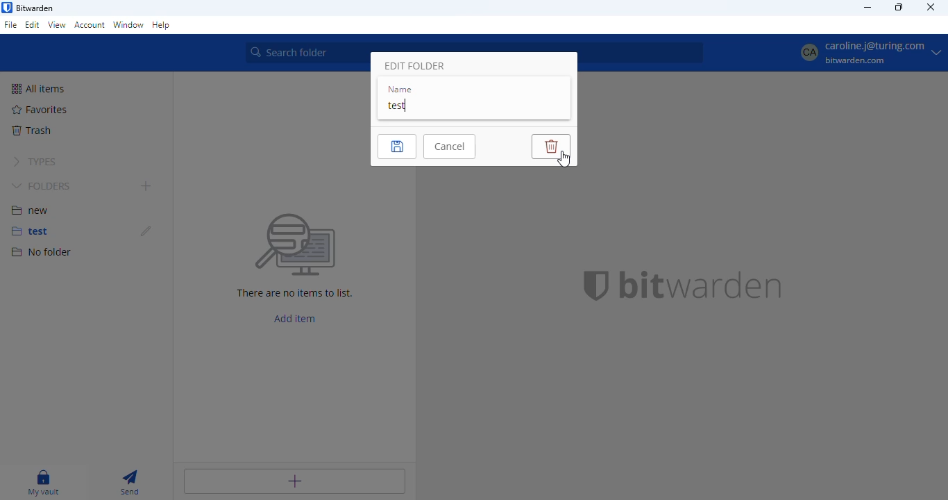  I want to click on save, so click(396, 147).